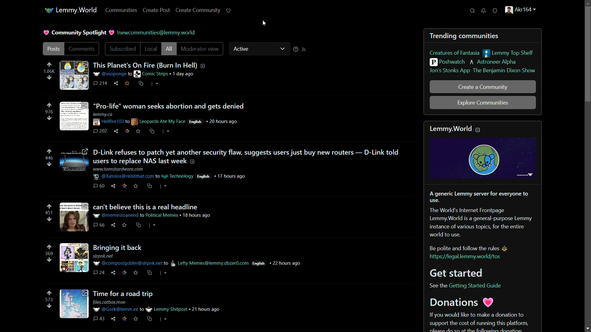 This screenshot has width=591, height=332. What do you see at coordinates (482, 87) in the screenshot?
I see `create a community` at bounding box center [482, 87].